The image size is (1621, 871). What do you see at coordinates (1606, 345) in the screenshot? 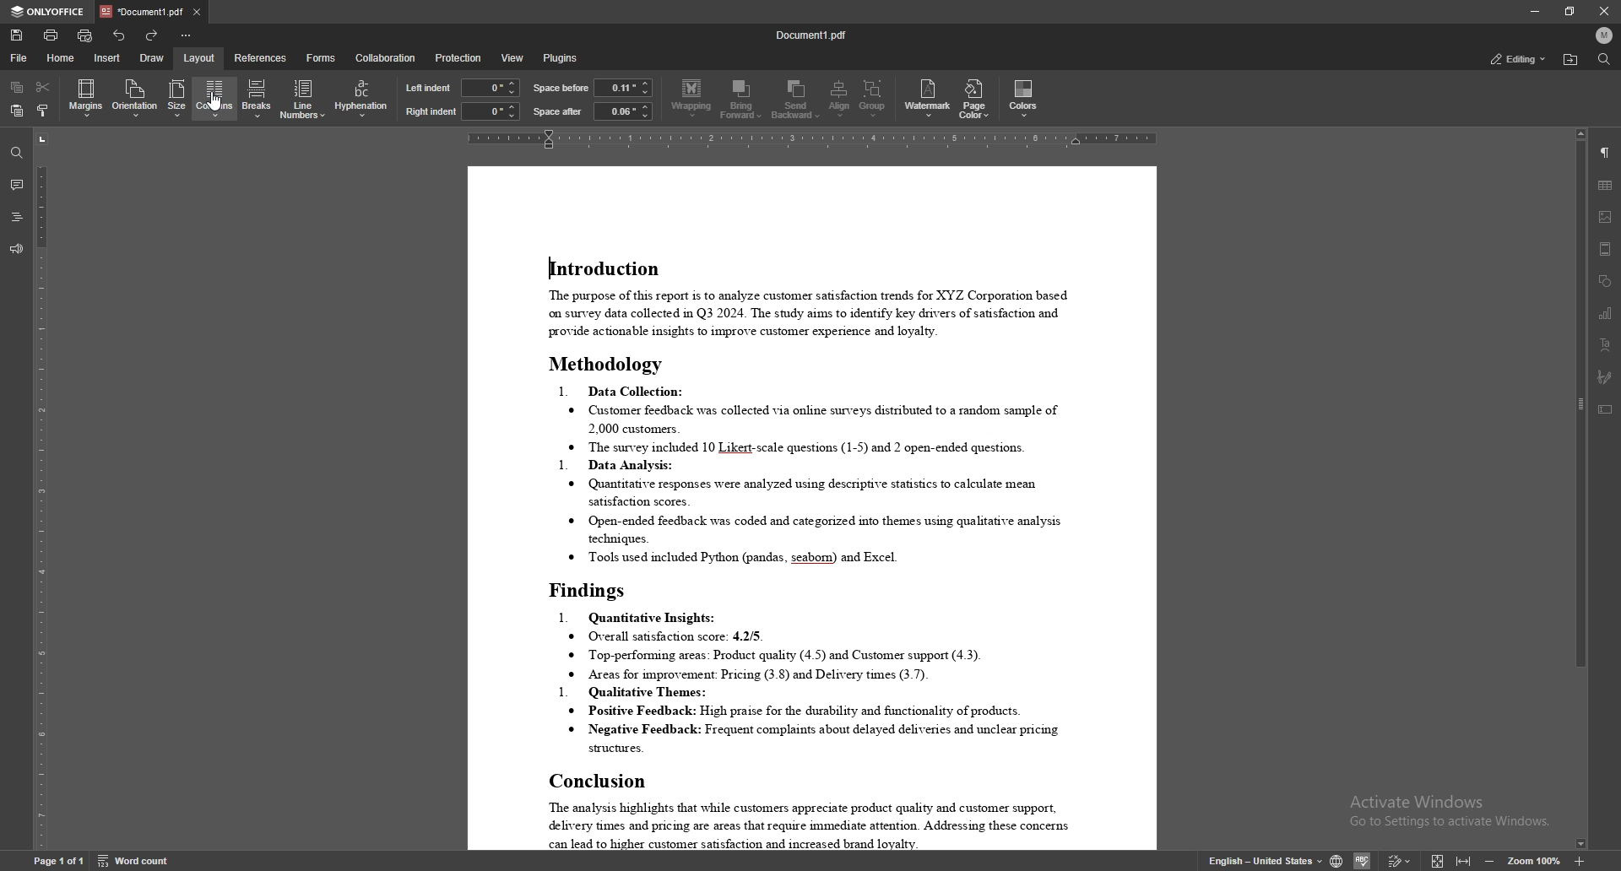
I see `text art` at bounding box center [1606, 345].